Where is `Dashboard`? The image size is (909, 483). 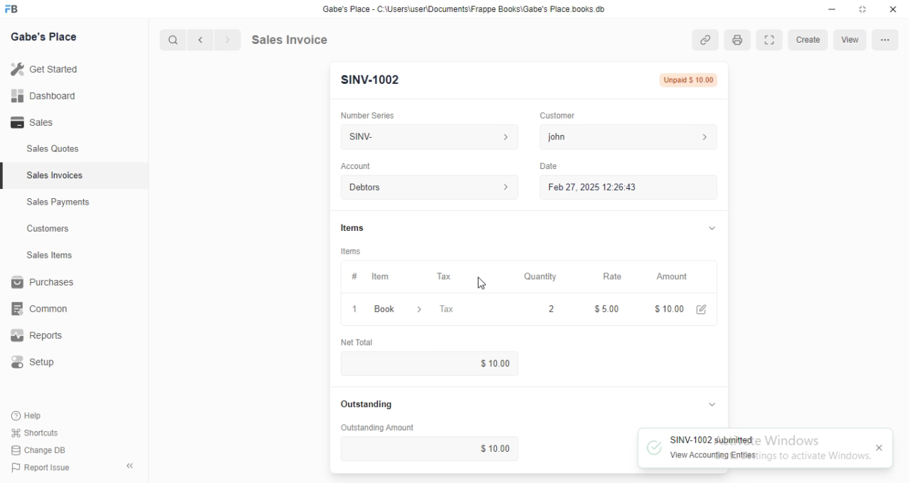 Dashboard is located at coordinates (43, 96).